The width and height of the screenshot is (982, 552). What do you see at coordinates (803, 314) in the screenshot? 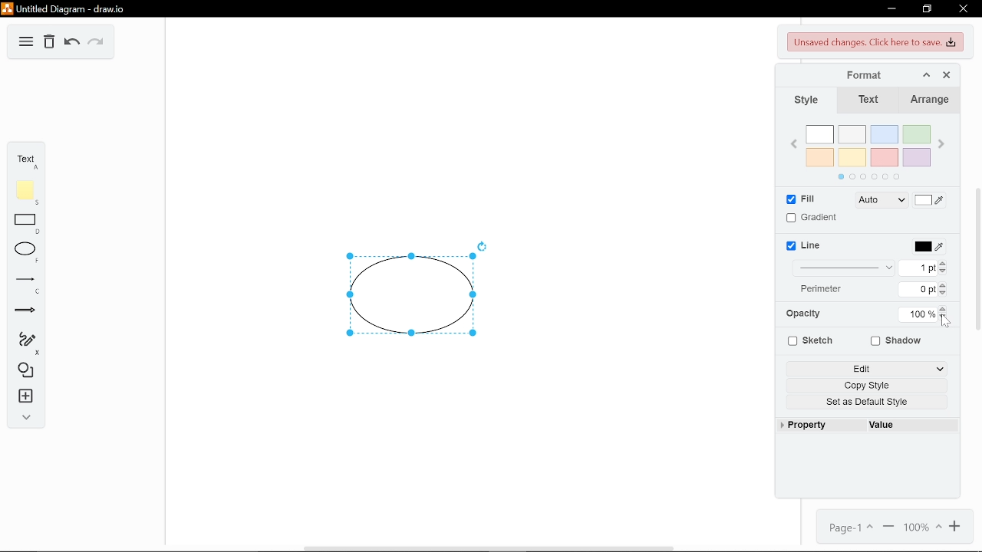
I see `Opacity` at bounding box center [803, 314].